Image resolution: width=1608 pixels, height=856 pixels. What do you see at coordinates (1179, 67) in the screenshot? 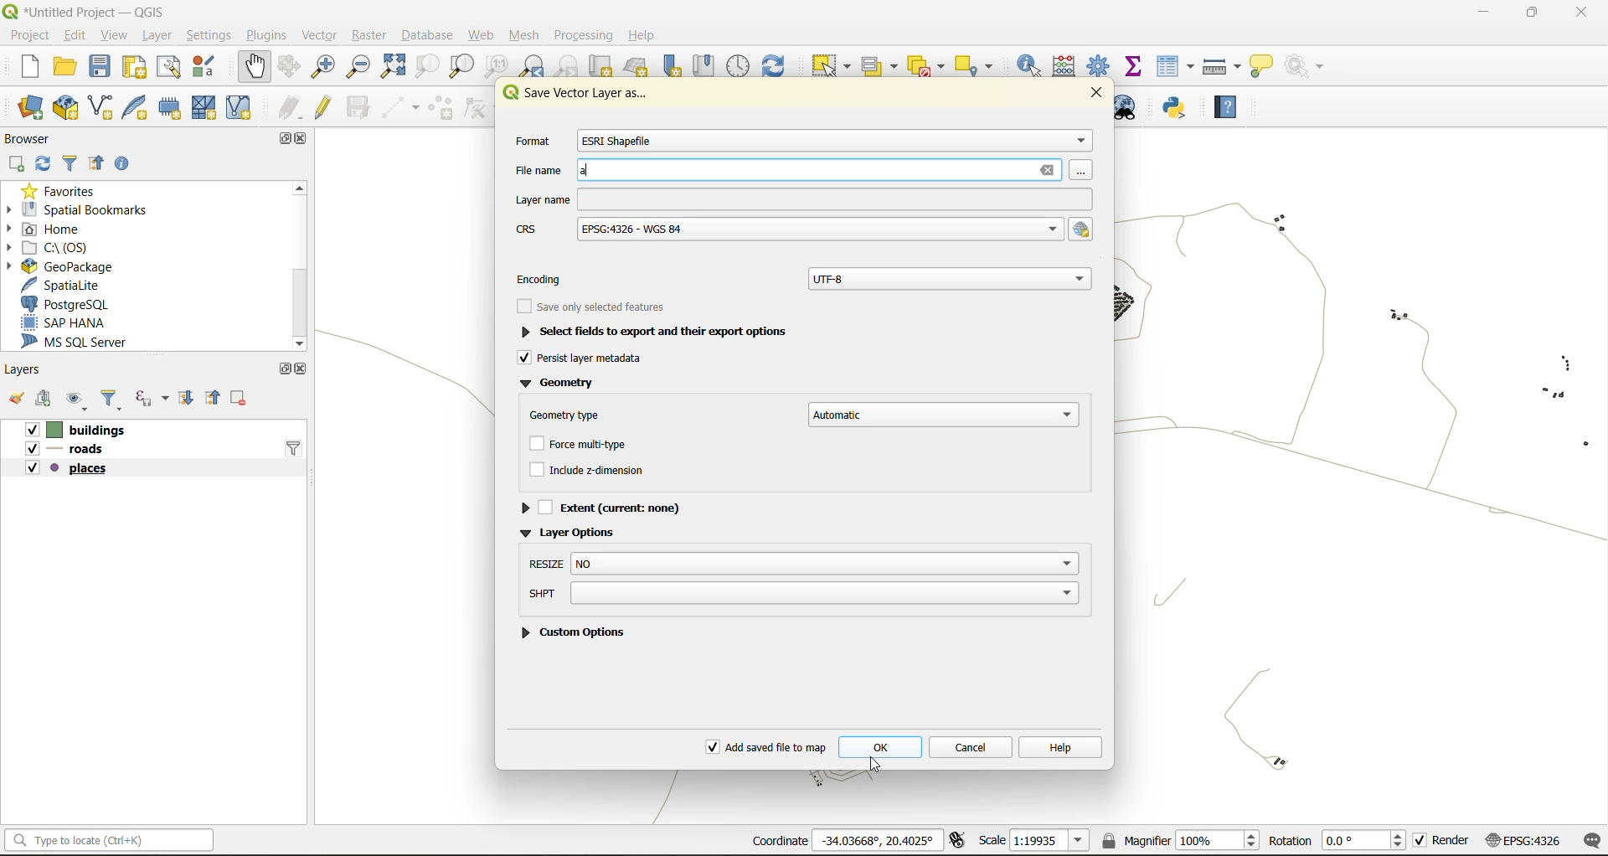
I see `attributes table` at bounding box center [1179, 67].